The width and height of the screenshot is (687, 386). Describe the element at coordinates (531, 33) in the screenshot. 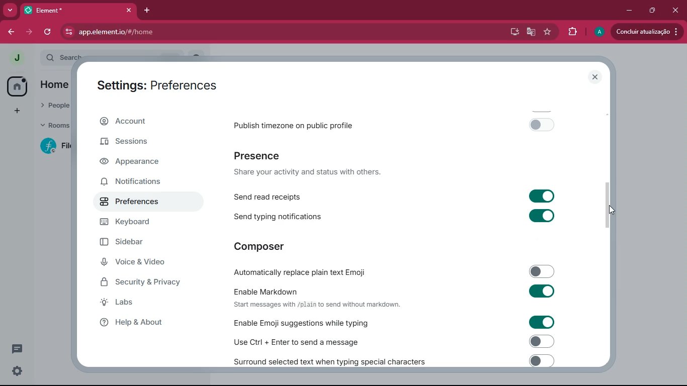

I see `google translate` at that location.